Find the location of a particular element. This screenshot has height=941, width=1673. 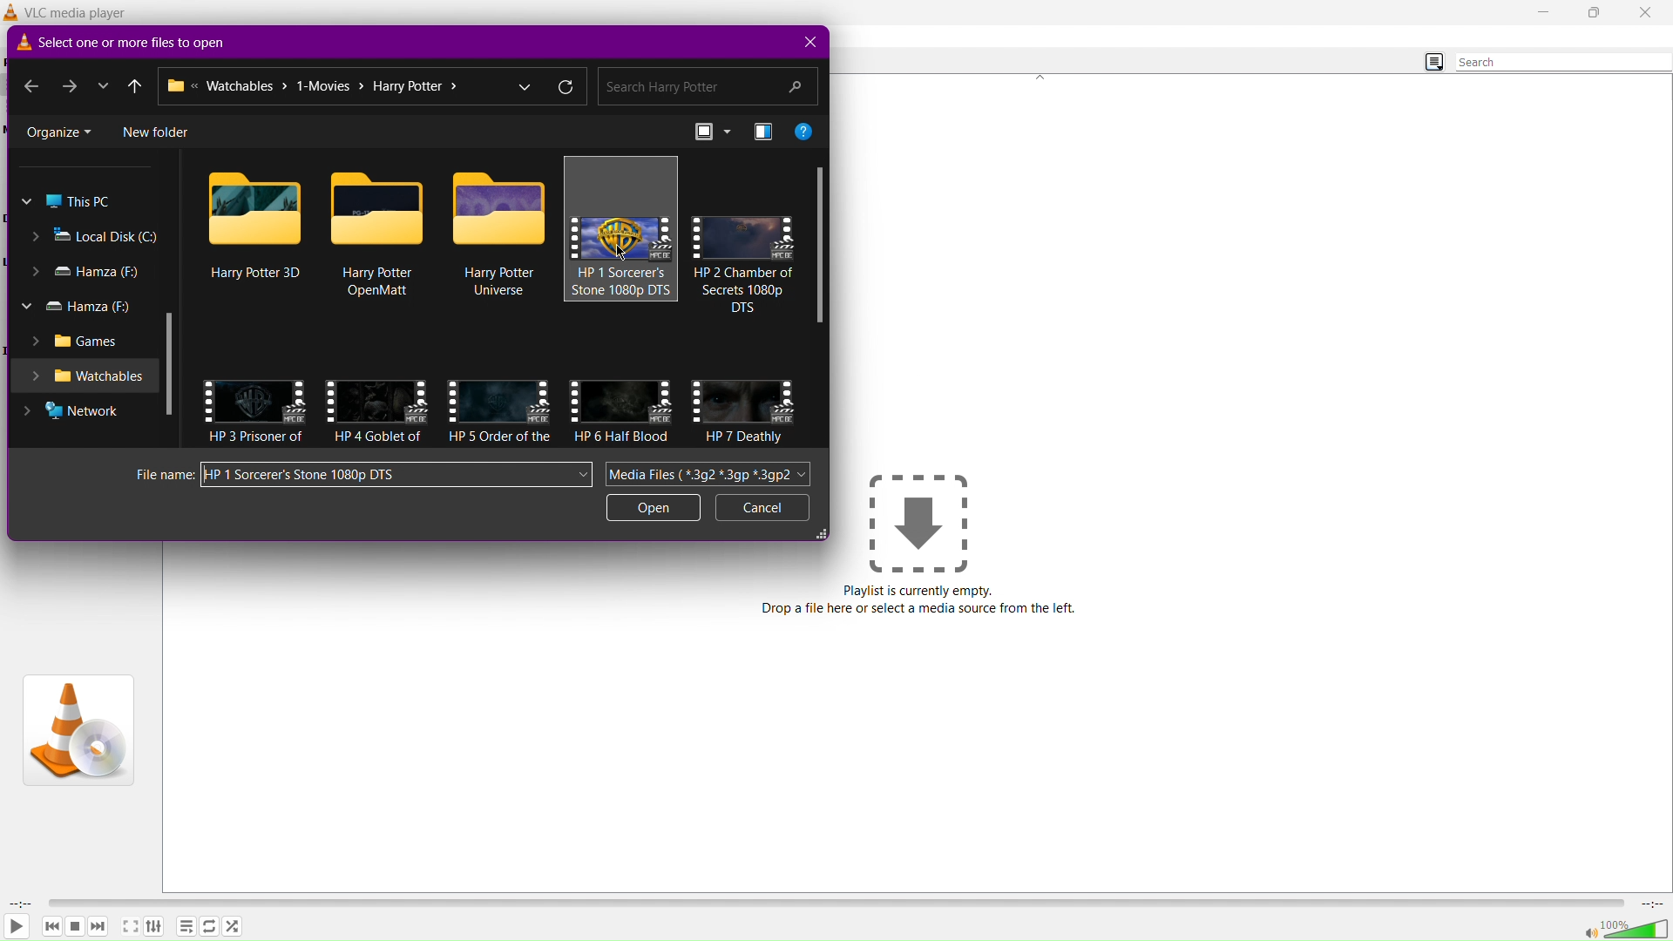

File Name is located at coordinates (159, 474).